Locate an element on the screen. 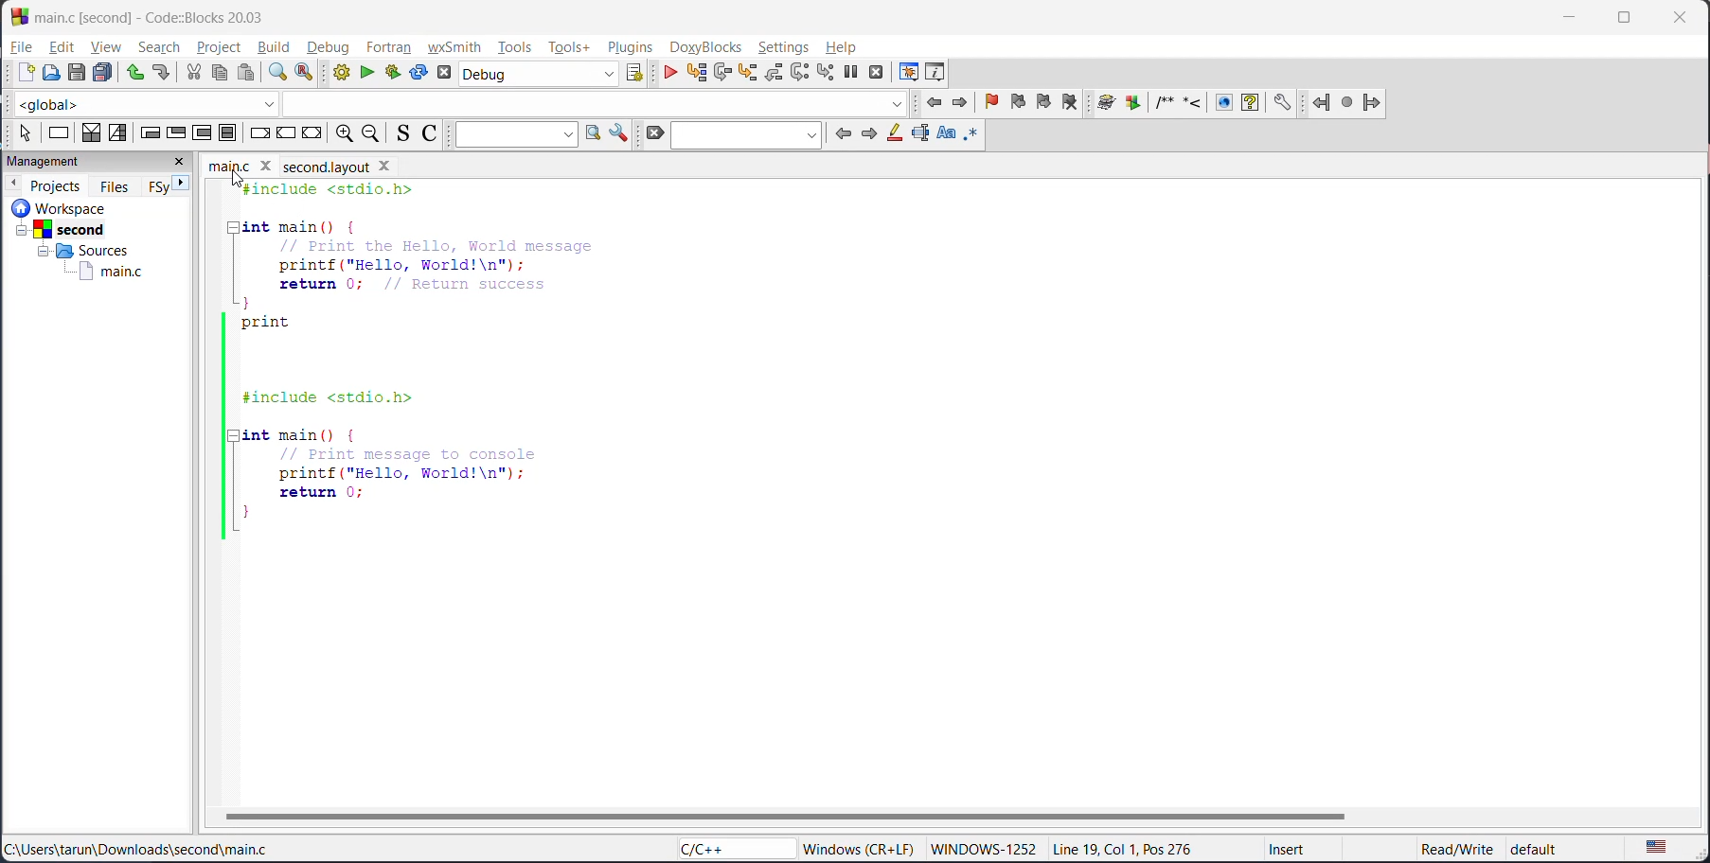  FSy is located at coordinates (155, 186).